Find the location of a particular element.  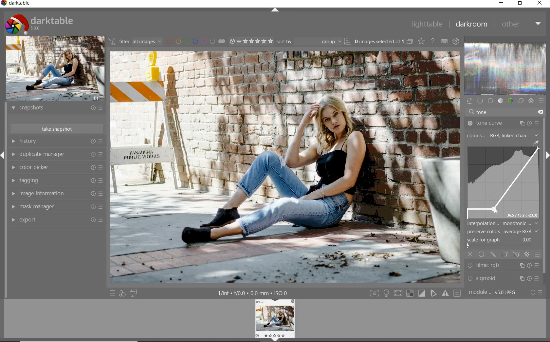

expand/collapse is located at coordinates (275, 11).